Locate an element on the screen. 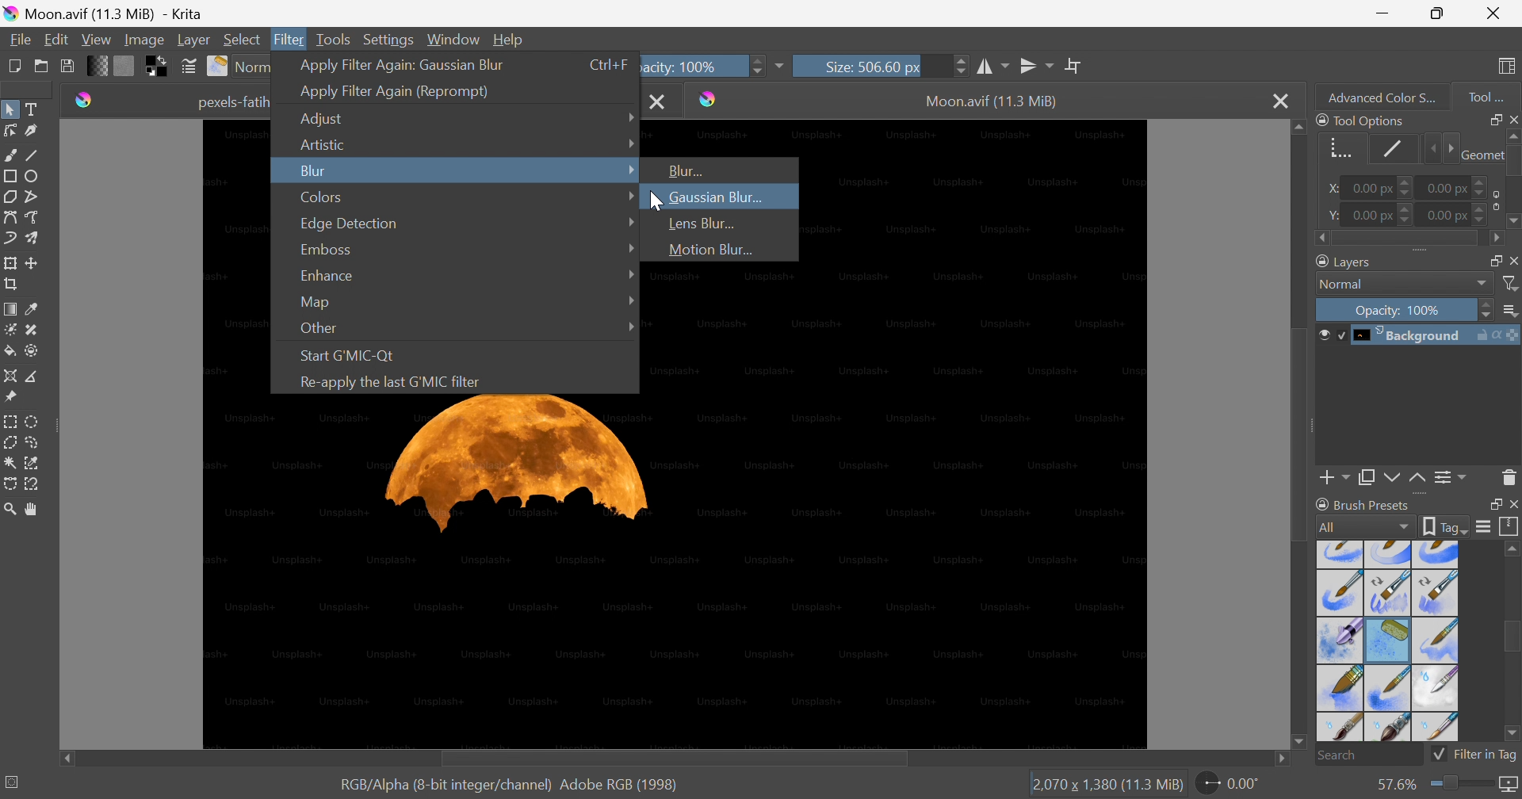 The height and width of the screenshot is (799, 1522). Tools is located at coordinates (332, 40).